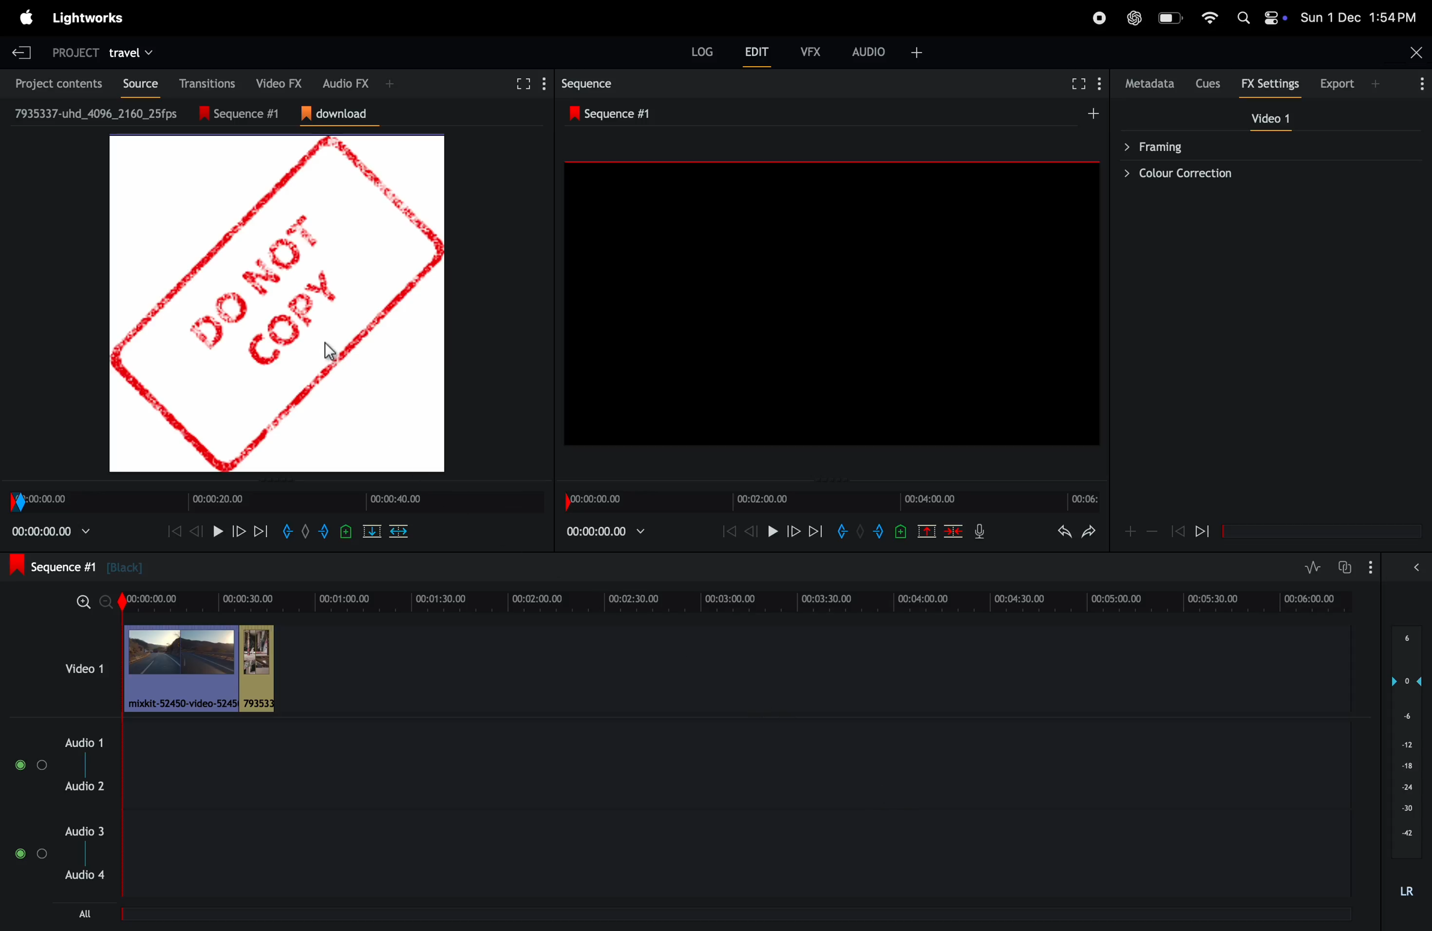 This screenshot has height=931, width=1432. I want to click on framing, so click(1262, 146).